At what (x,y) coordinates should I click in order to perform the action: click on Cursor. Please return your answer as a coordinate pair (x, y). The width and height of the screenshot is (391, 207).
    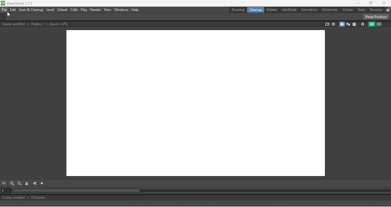
    Looking at the image, I should click on (9, 15).